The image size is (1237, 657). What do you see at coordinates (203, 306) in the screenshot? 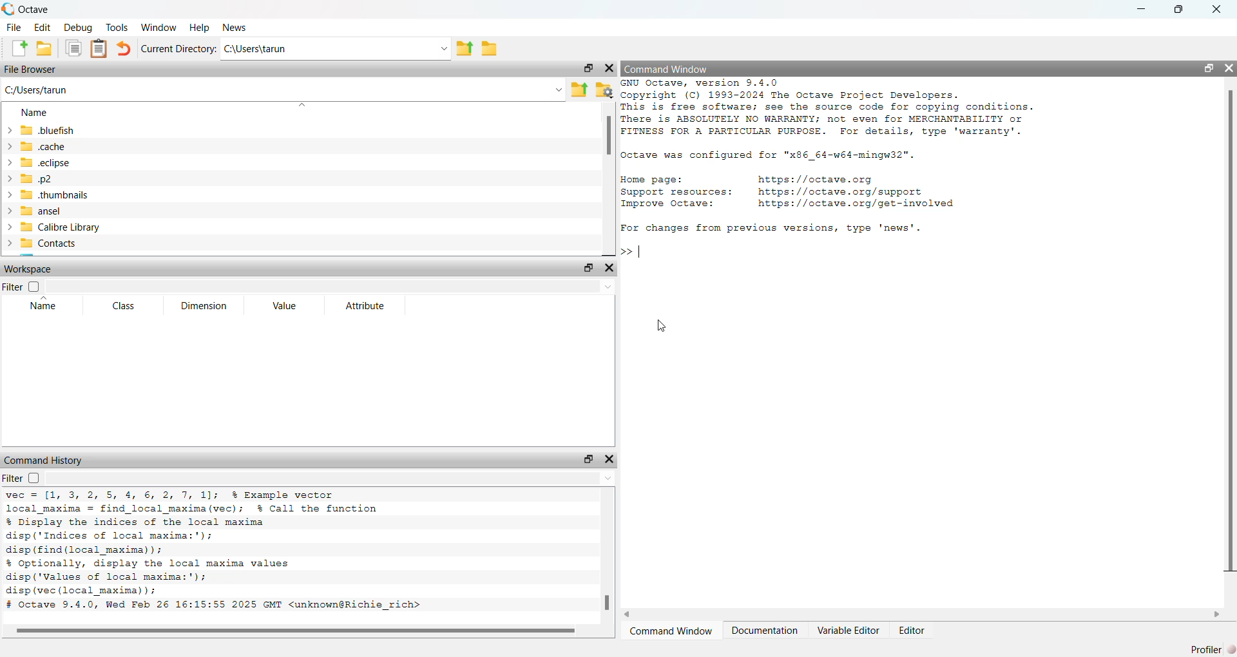
I see `Dimension` at bounding box center [203, 306].